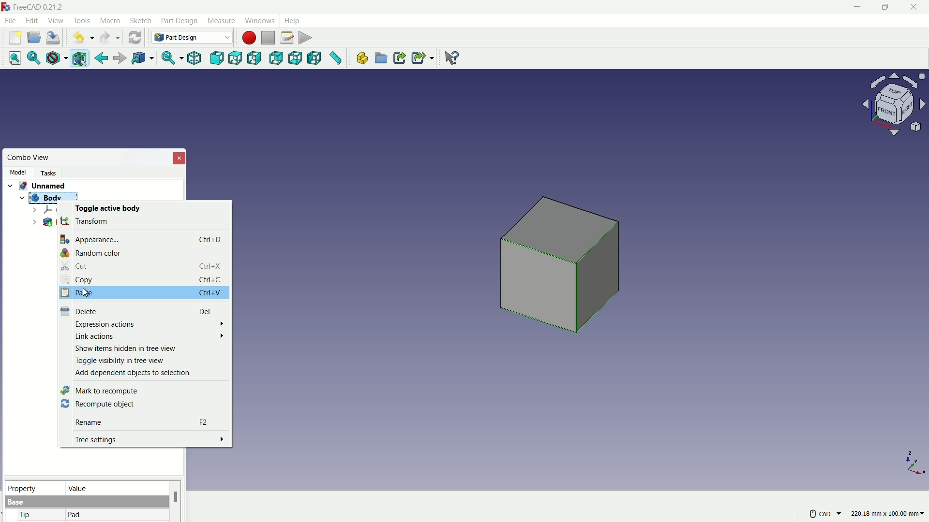 The image size is (929, 522). What do you see at coordinates (135, 373) in the screenshot?
I see `‘Add dependent objects to selection` at bounding box center [135, 373].